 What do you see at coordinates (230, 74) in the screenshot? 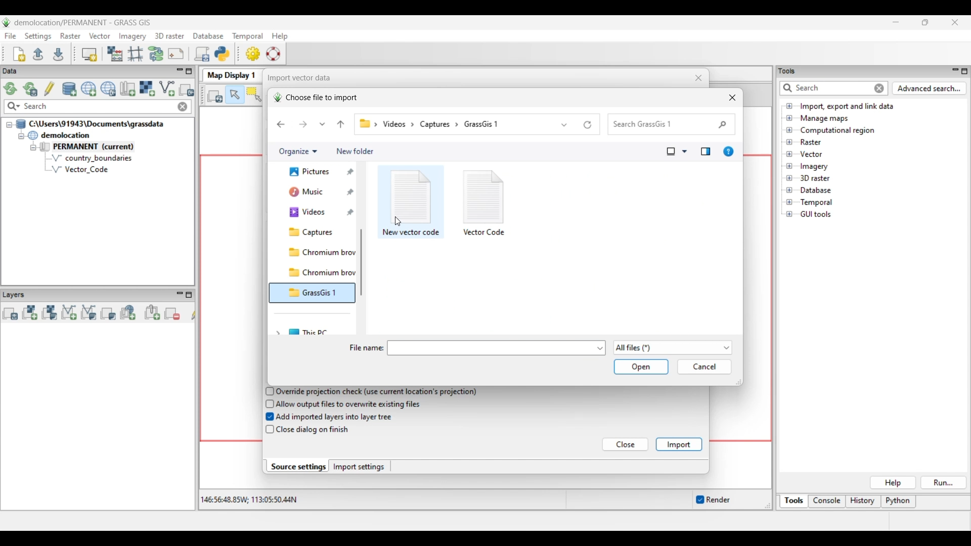
I see `Map Display 1 tab` at bounding box center [230, 74].